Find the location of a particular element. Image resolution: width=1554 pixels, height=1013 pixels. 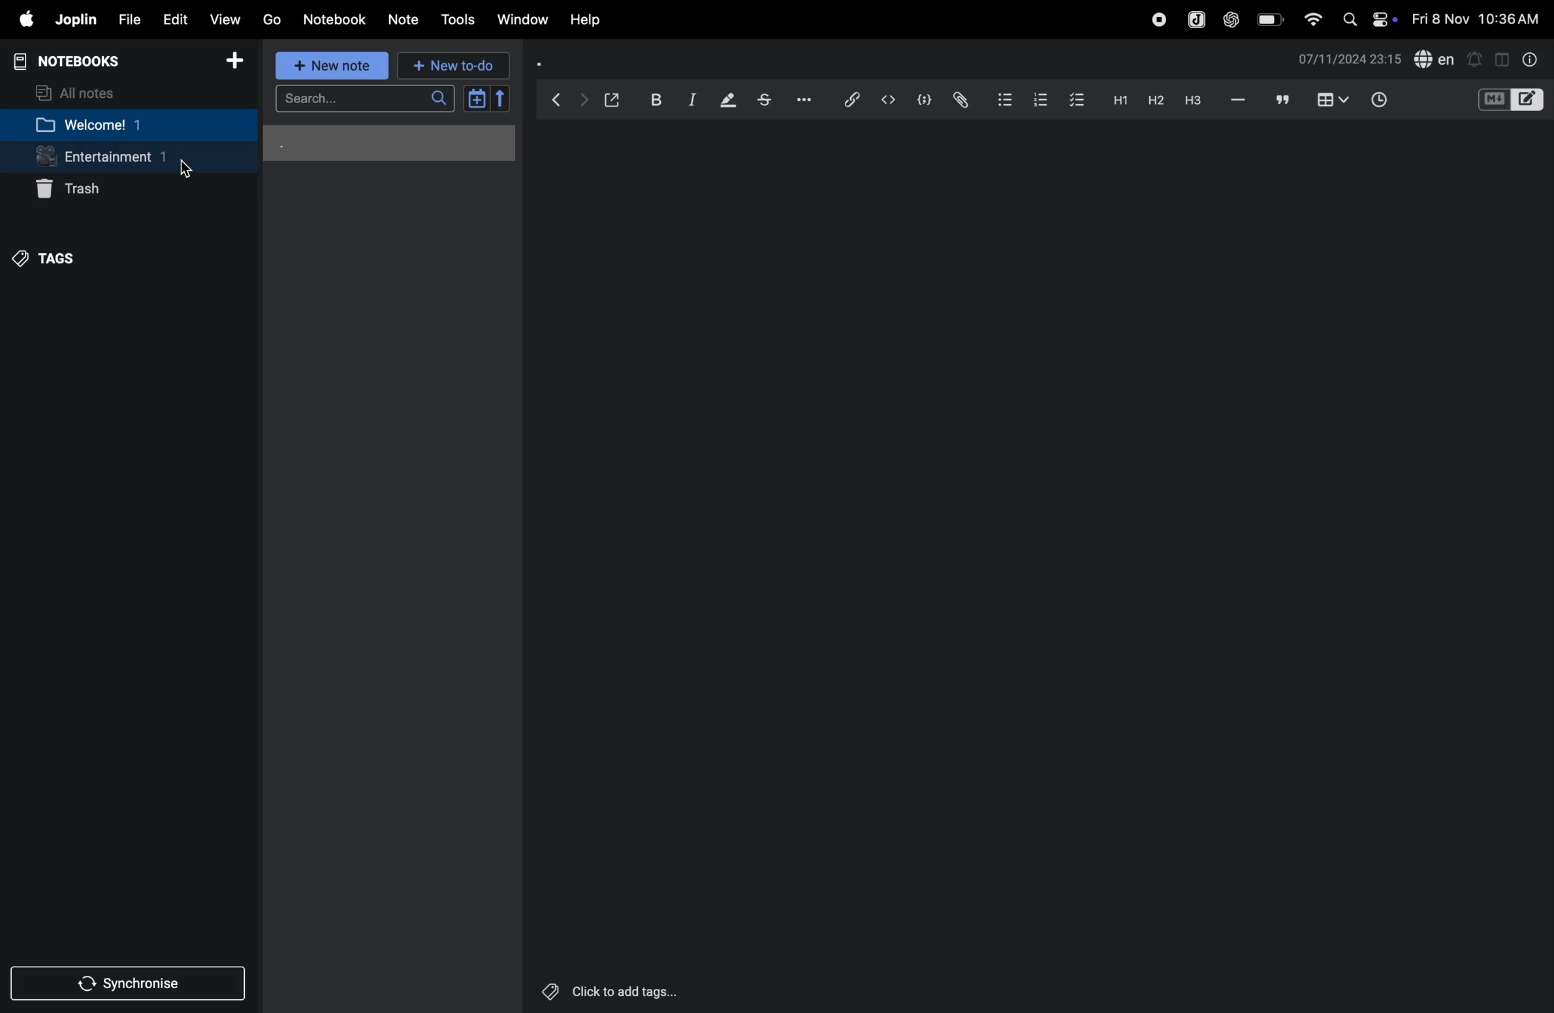

heading 3 is located at coordinates (1189, 104).